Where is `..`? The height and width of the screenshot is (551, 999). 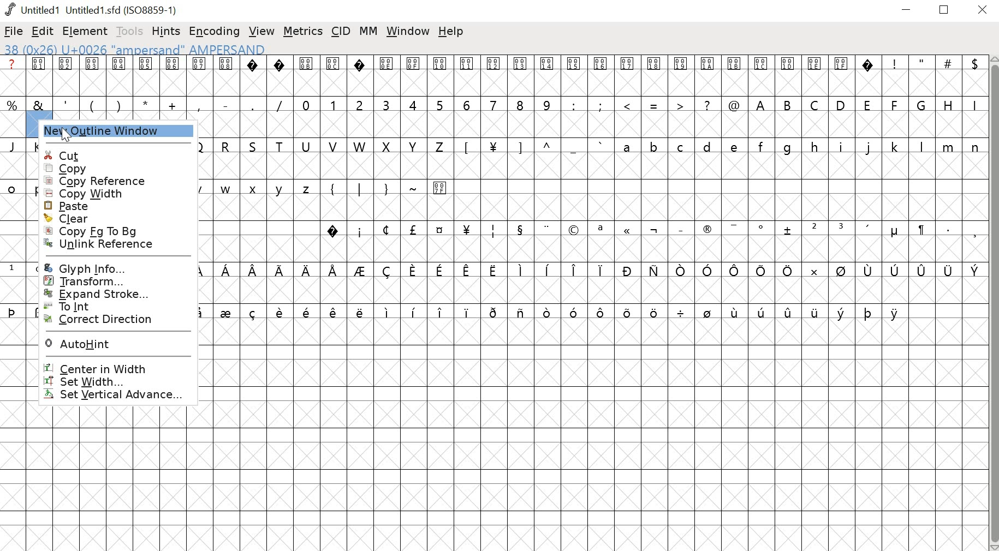 .. is located at coordinates (546, 228).